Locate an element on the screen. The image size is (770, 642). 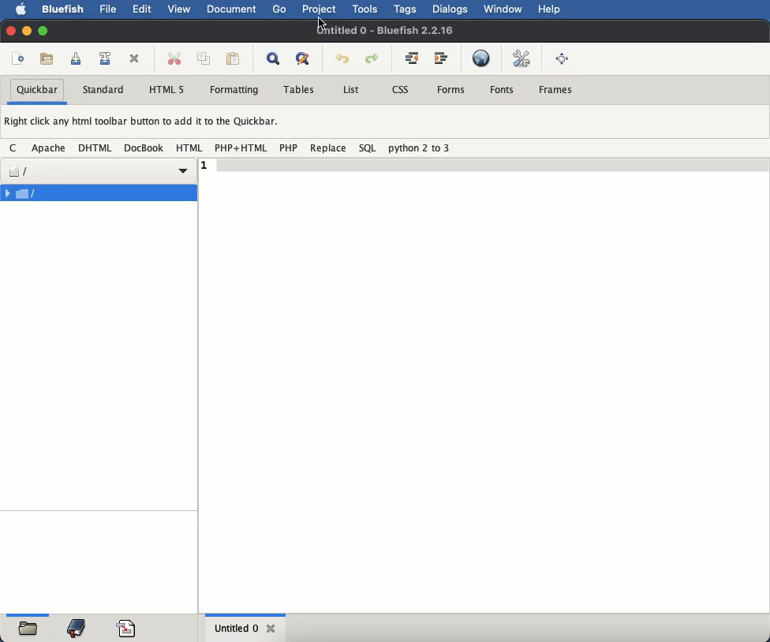
undo is located at coordinates (342, 59).